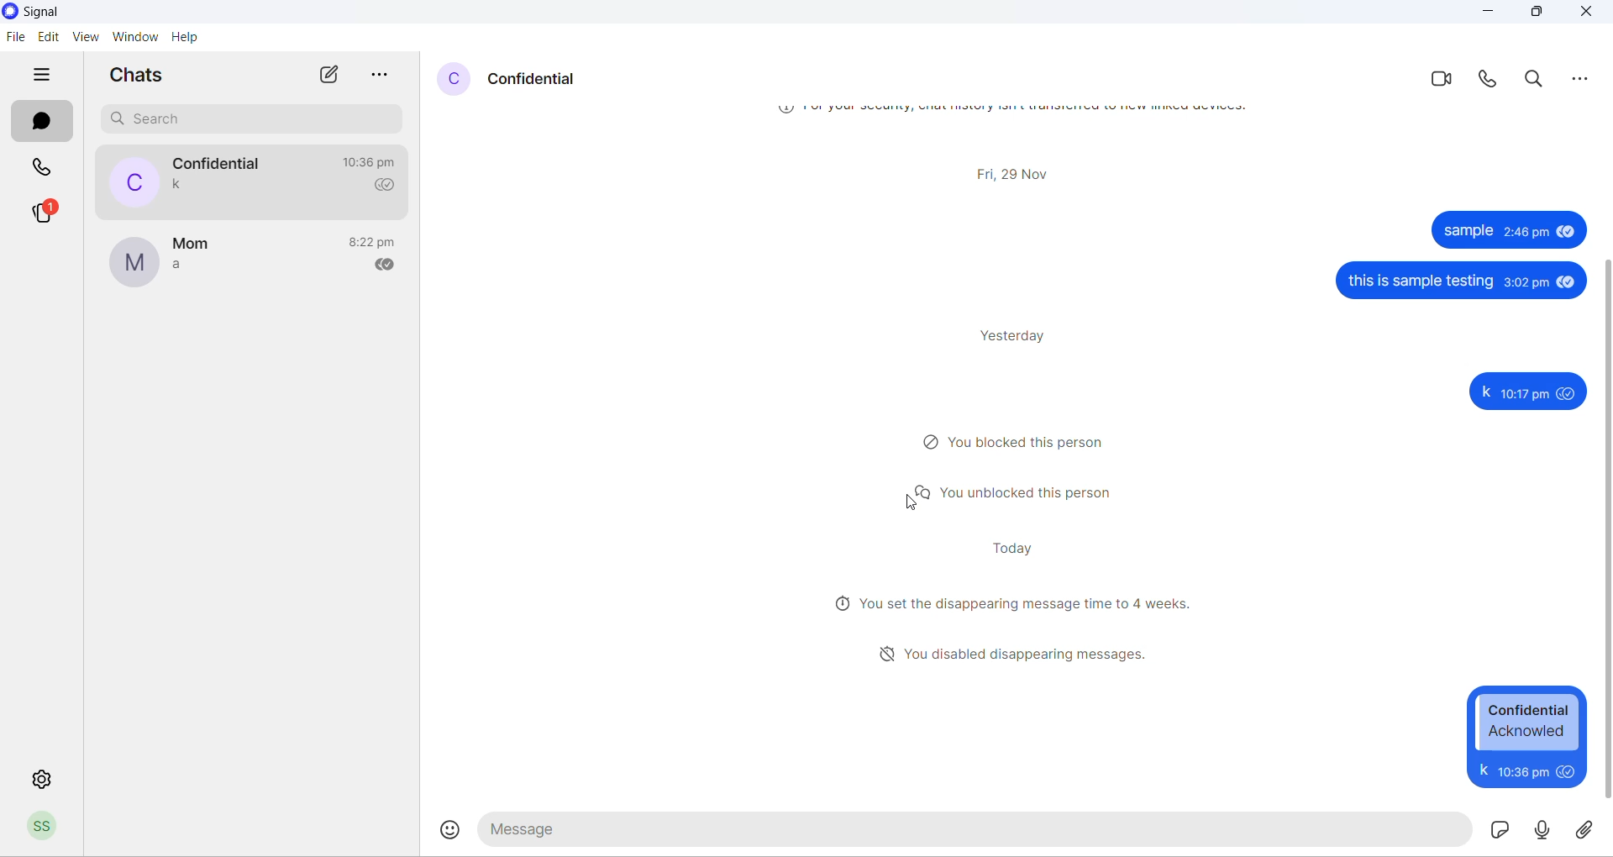  What do you see at coordinates (915, 507) in the screenshot?
I see `cursor` at bounding box center [915, 507].